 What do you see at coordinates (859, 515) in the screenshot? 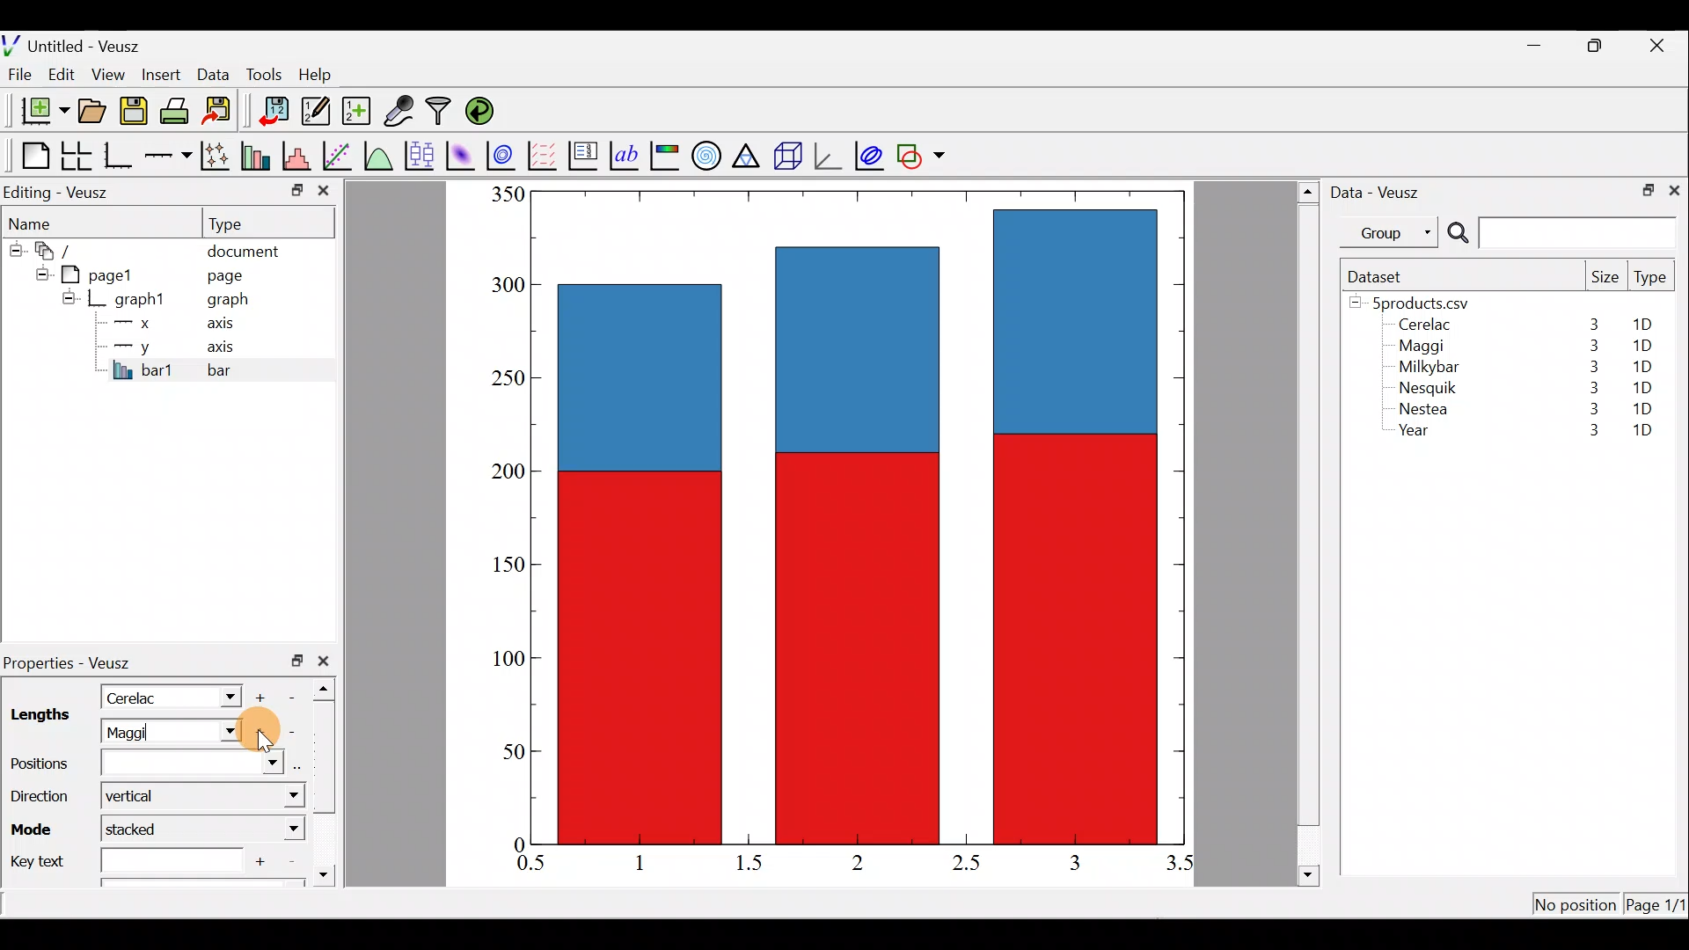
I see `bar chart inserted` at bounding box center [859, 515].